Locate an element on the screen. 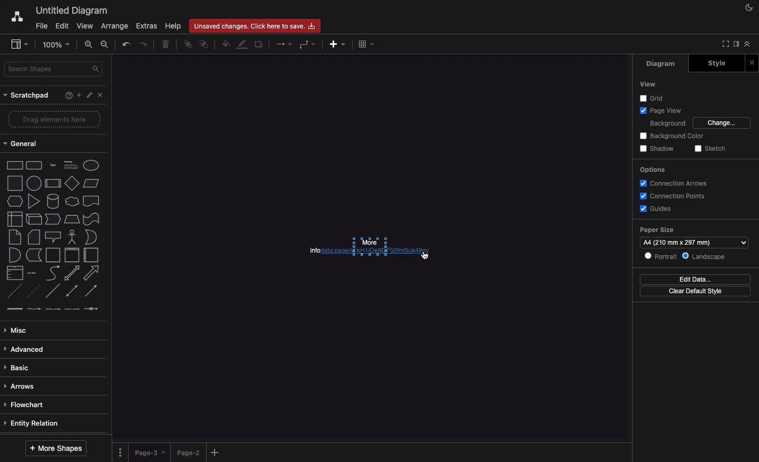 This screenshot has height=462, width=759. document is located at coordinates (92, 201).